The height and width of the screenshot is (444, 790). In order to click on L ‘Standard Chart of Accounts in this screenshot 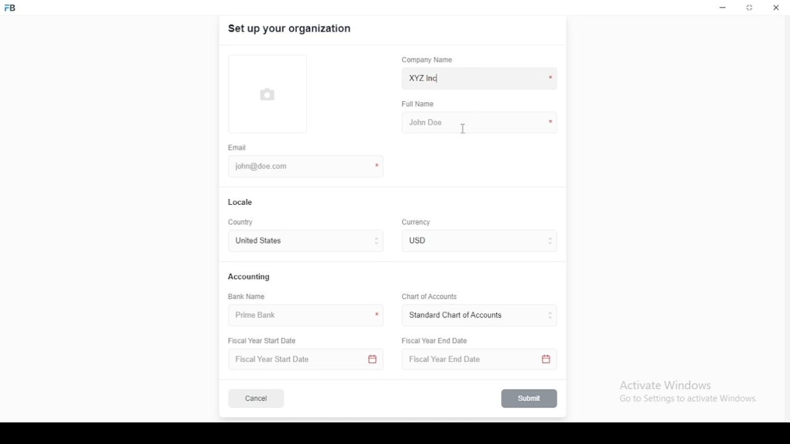, I will do `click(455, 316)`.